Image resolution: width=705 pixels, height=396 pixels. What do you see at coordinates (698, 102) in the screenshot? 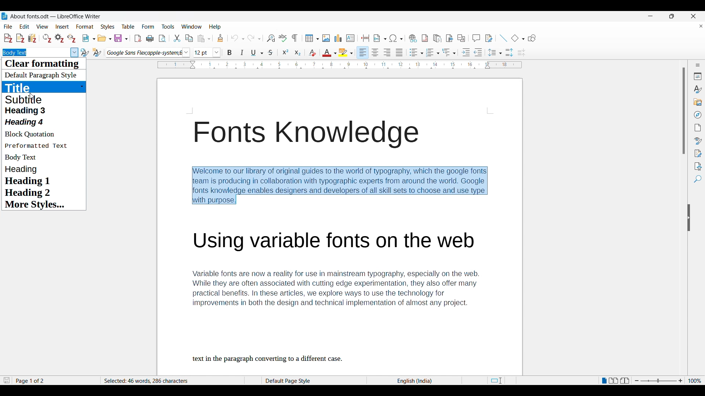
I see `Gallery ` at bounding box center [698, 102].